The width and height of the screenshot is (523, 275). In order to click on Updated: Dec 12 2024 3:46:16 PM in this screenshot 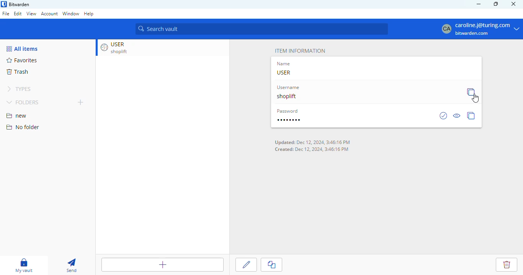, I will do `click(313, 142)`.